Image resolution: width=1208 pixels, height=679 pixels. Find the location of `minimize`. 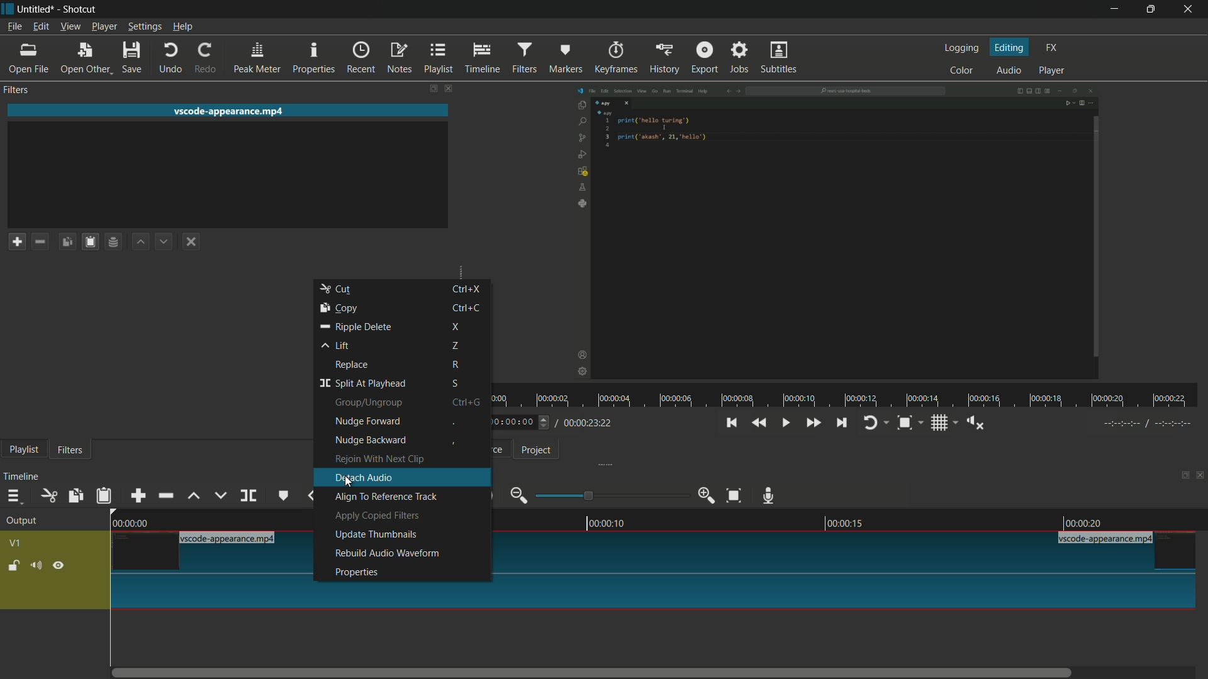

minimize is located at coordinates (1114, 9).